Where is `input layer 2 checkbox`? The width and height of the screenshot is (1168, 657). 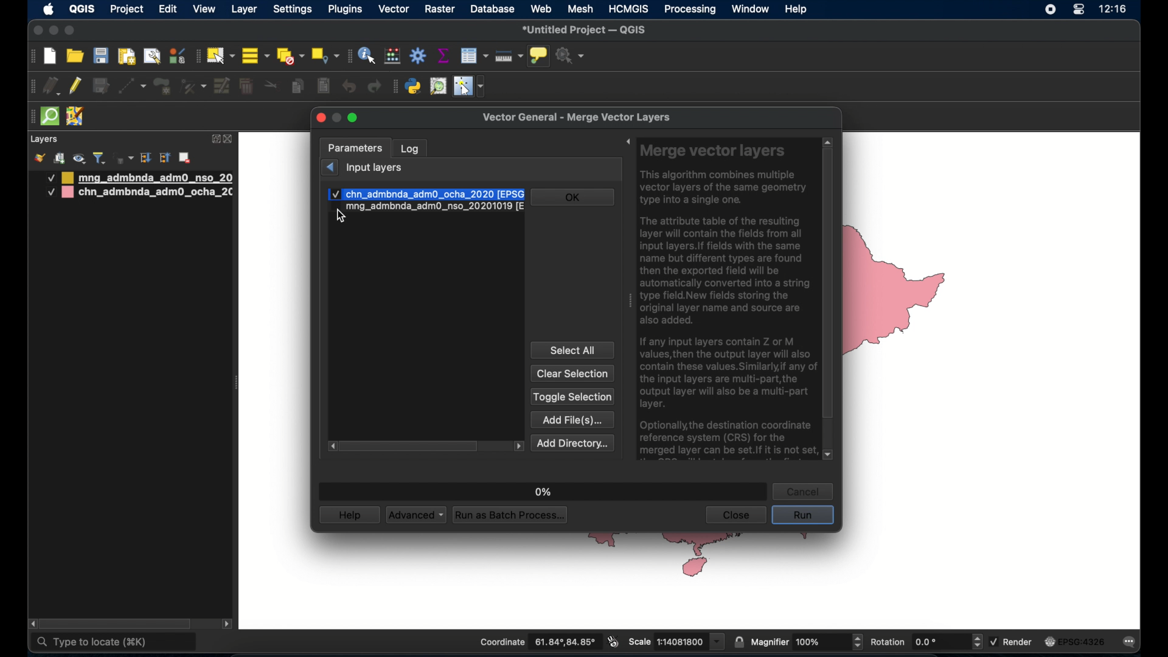
input layer 2 checkbox is located at coordinates (429, 208).